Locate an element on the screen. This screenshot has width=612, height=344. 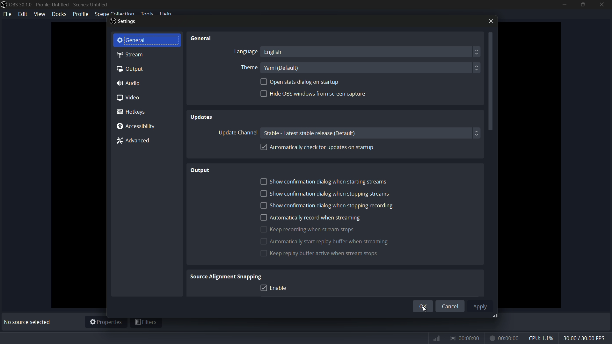
Update Channel (Stable-Latest release (Default) is located at coordinates (346, 133).